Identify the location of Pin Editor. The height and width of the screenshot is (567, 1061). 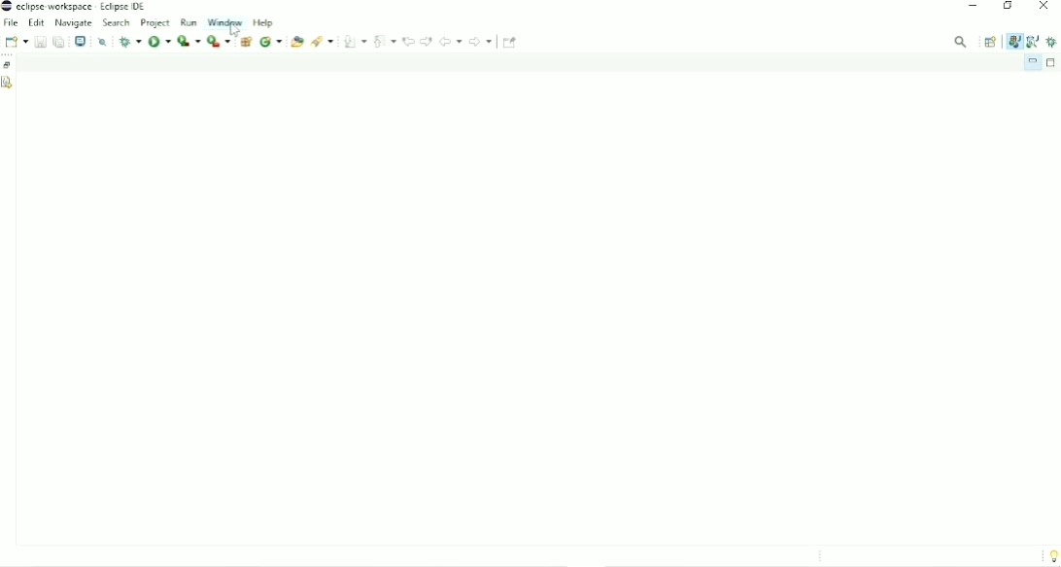
(510, 42).